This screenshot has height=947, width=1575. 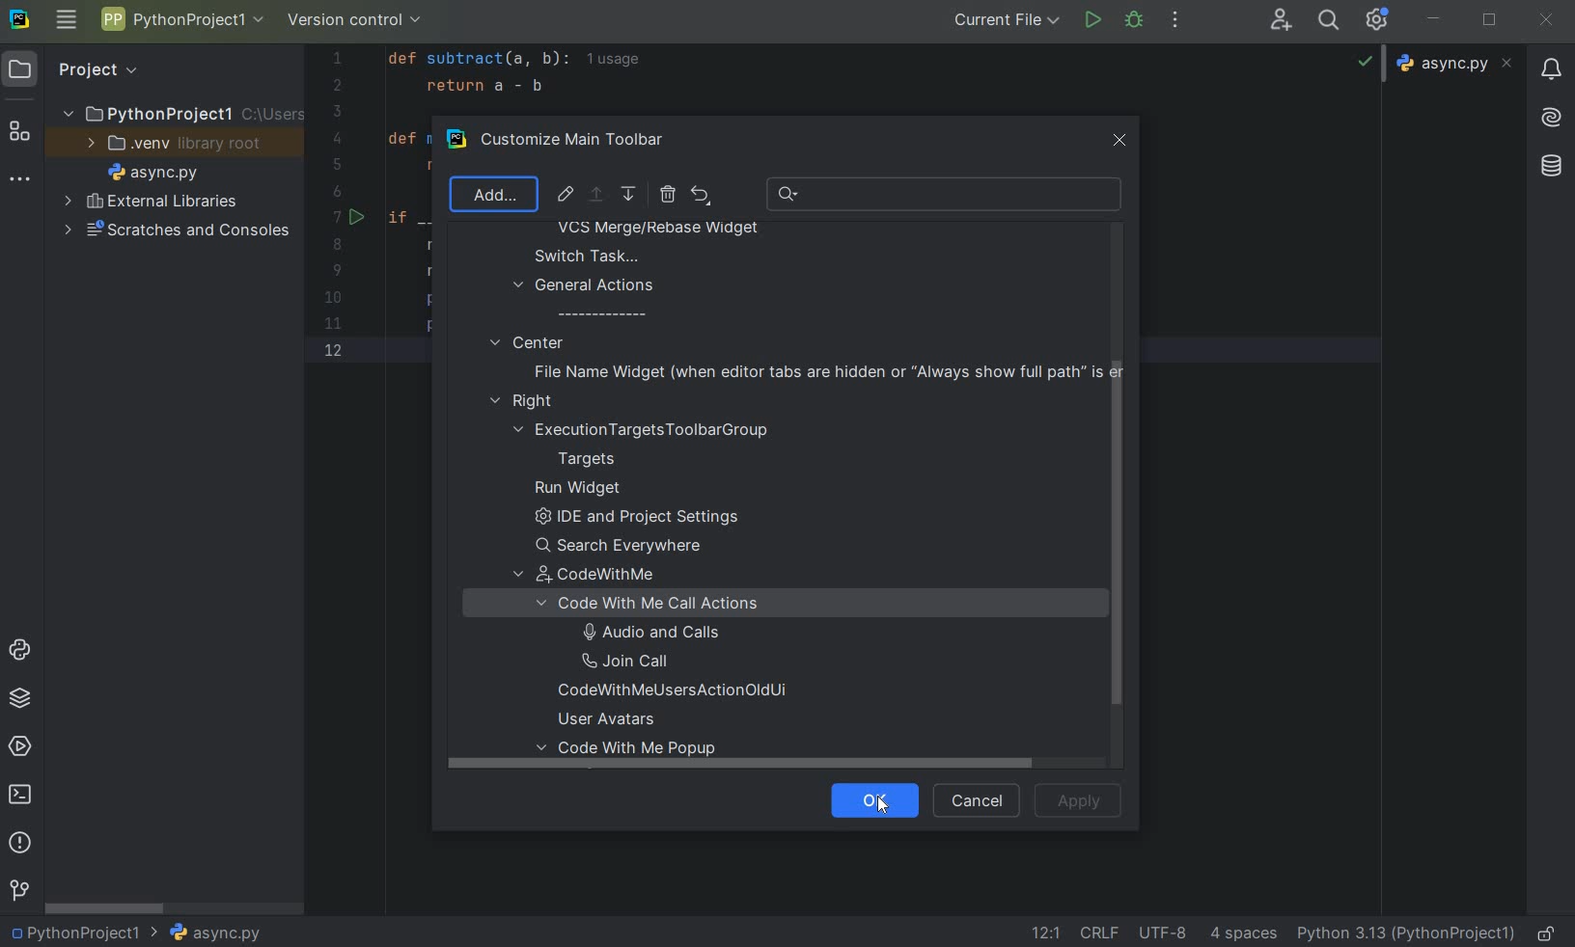 What do you see at coordinates (149, 174) in the screenshot?
I see `FILE NAME` at bounding box center [149, 174].